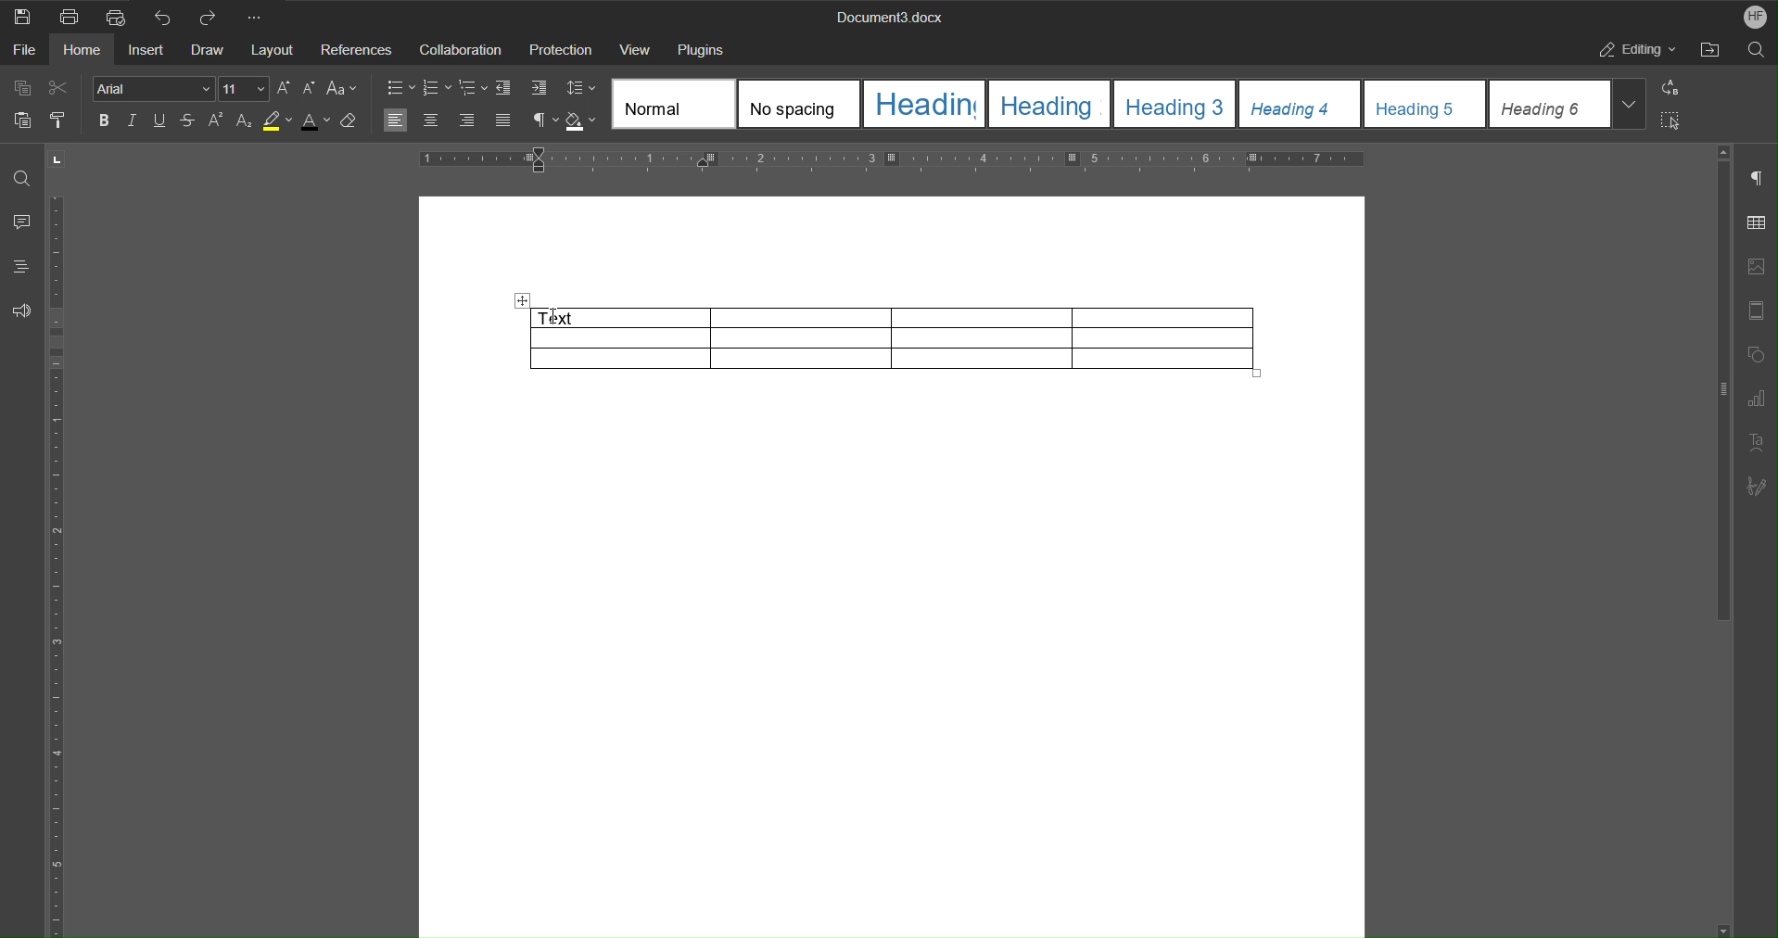 This screenshot has height=938, width=1778. I want to click on Font size, so click(298, 91).